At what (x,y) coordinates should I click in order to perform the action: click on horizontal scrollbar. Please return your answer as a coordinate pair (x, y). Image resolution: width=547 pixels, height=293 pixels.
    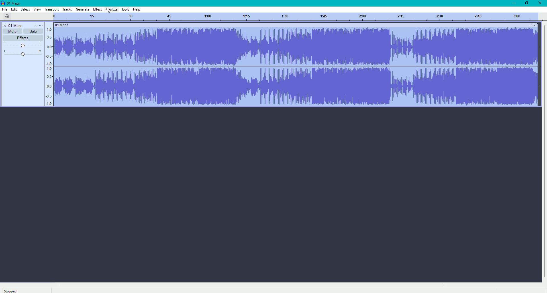
    Looking at the image, I should click on (251, 285).